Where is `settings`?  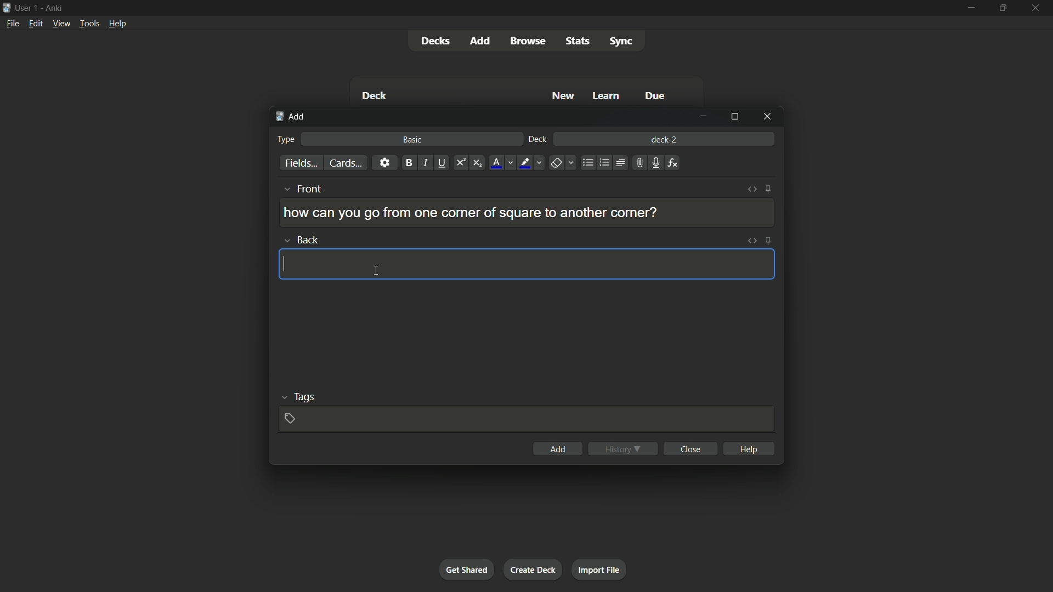 settings is located at coordinates (384, 163).